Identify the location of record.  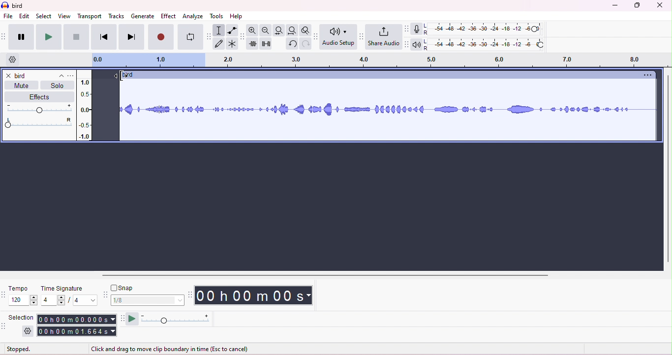
(161, 38).